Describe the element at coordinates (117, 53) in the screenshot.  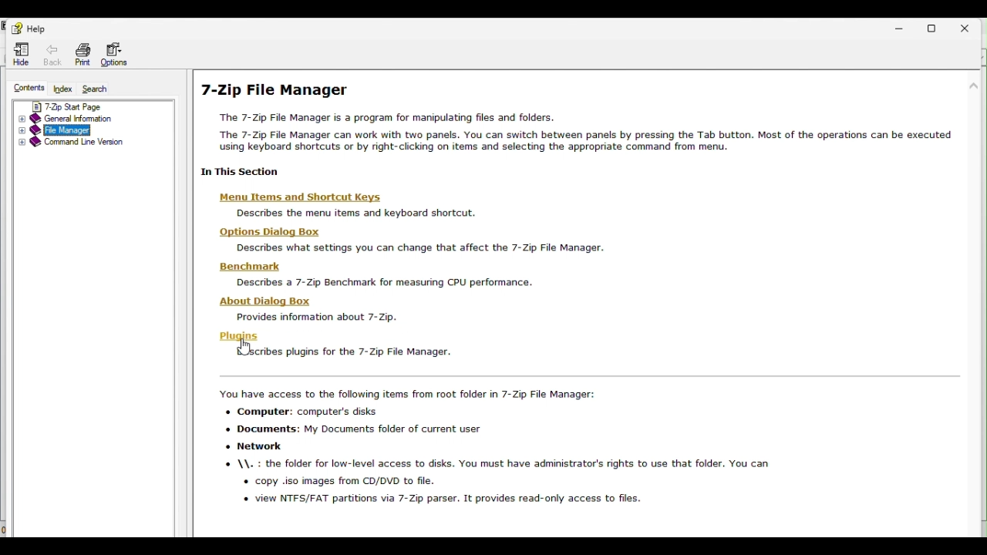
I see `Options` at that location.